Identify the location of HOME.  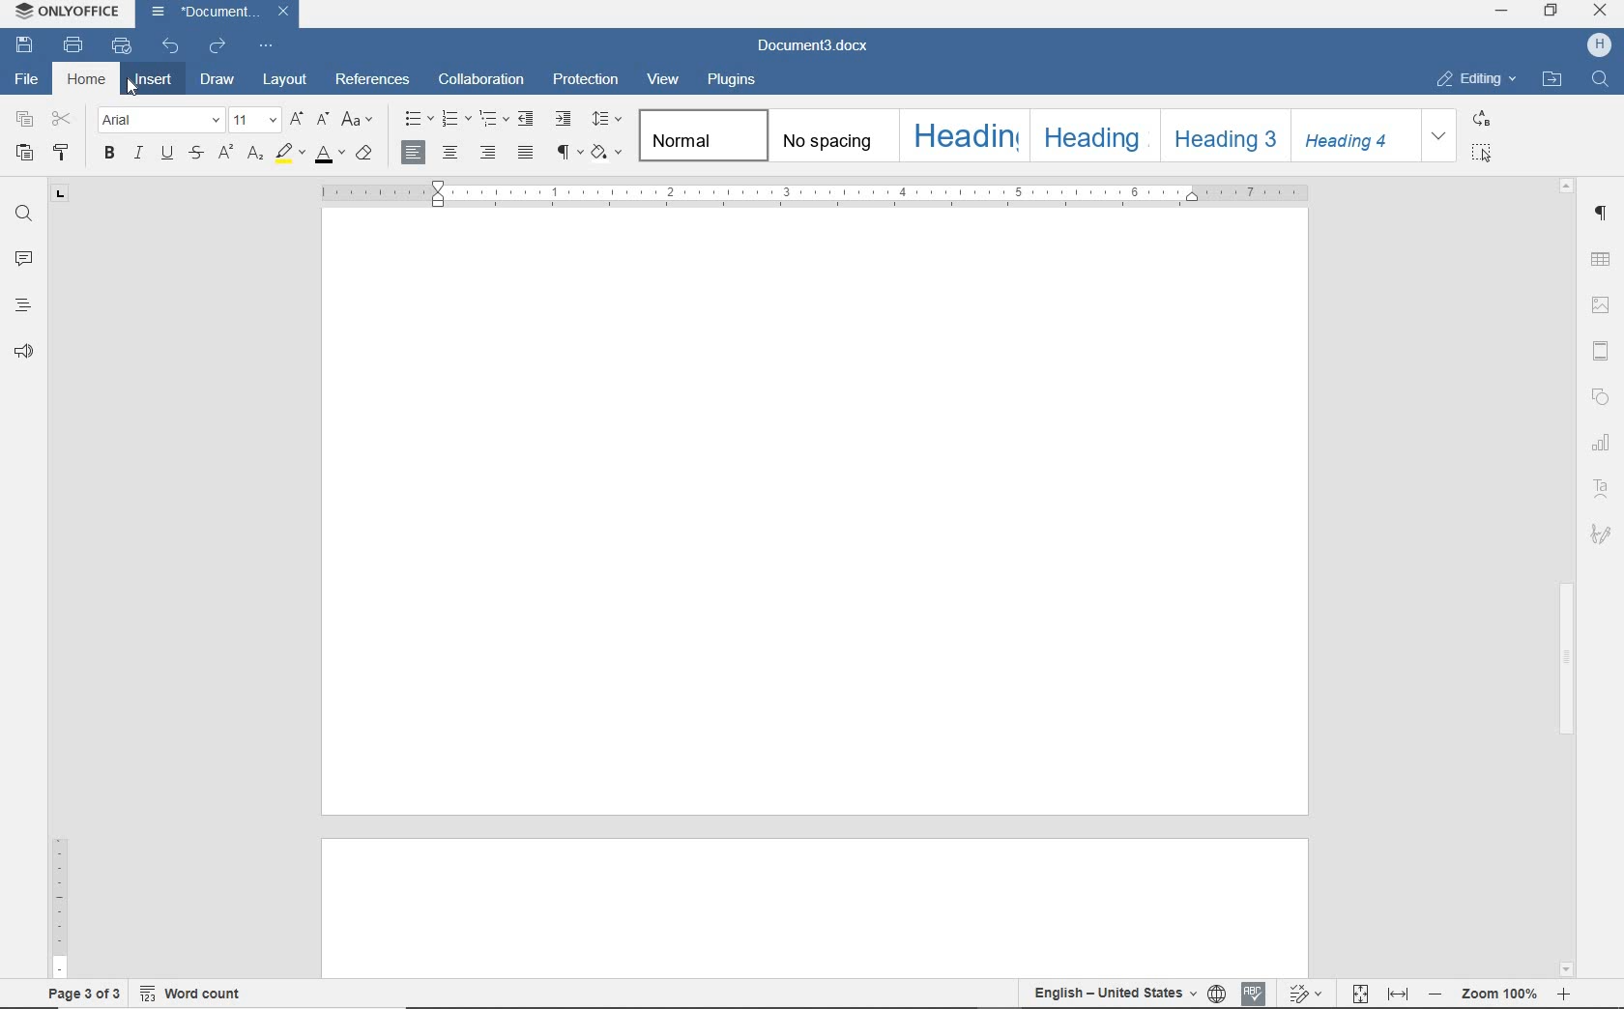
(88, 80).